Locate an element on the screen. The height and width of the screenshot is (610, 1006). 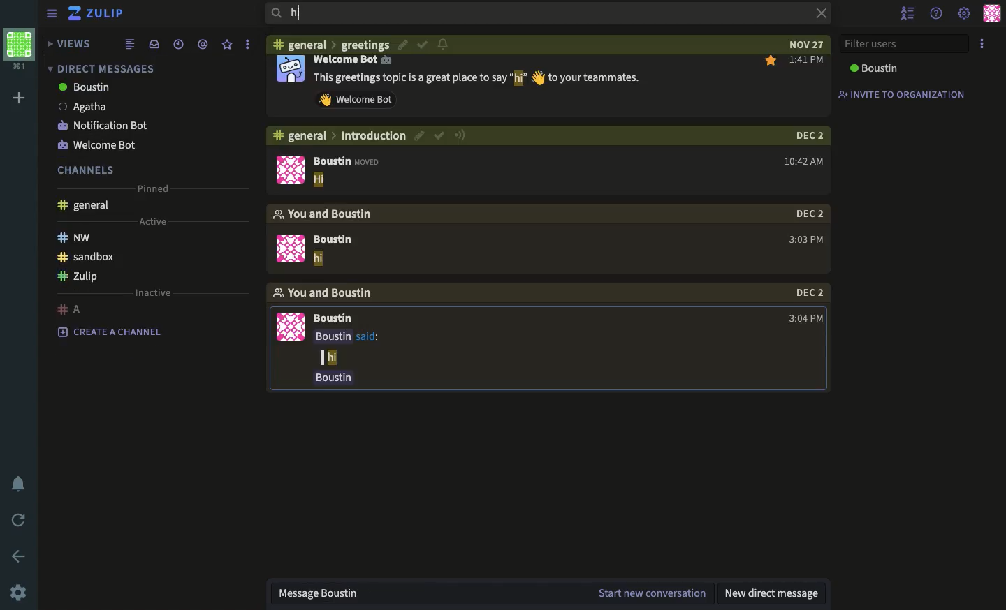
date time is located at coordinates (178, 43).